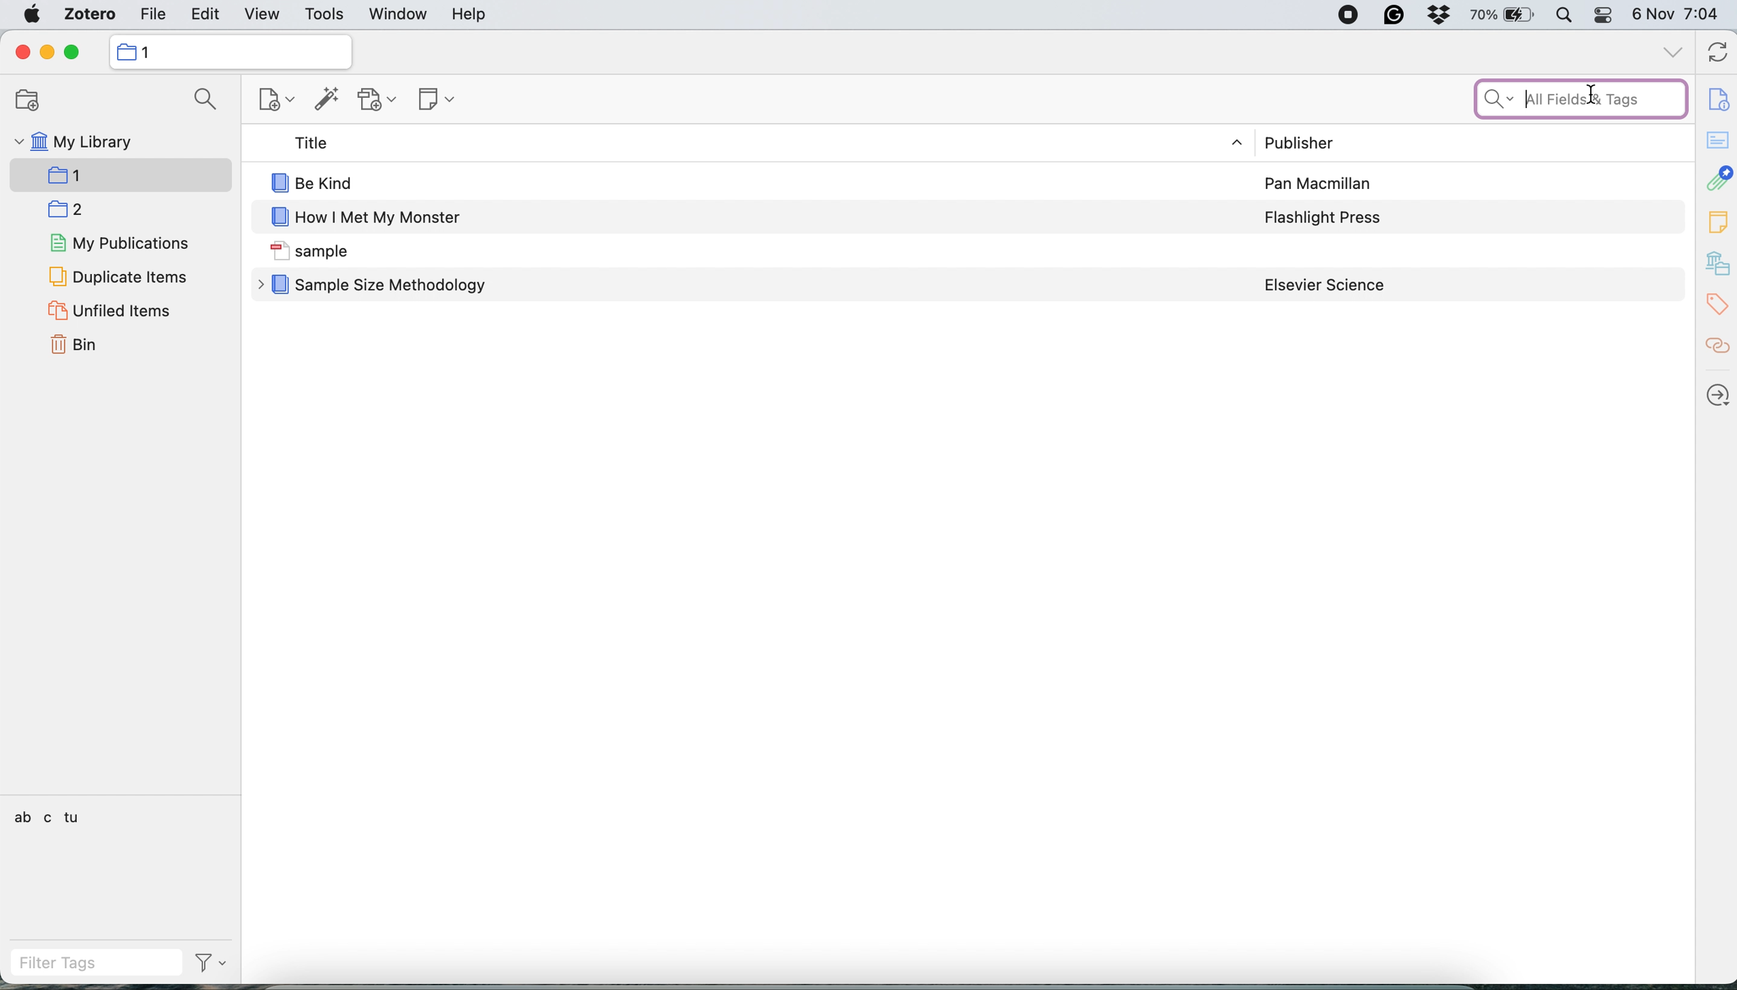 The width and height of the screenshot is (1737, 990). Describe the element at coordinates (1717, 180) in the screenshot. I see `attachment` at that location.